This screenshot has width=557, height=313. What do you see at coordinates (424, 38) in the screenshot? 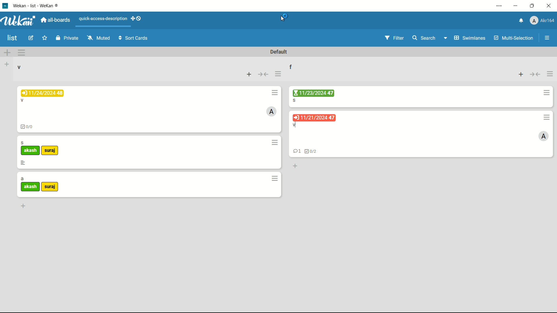
I see `search` at bounding box center [424, 38].